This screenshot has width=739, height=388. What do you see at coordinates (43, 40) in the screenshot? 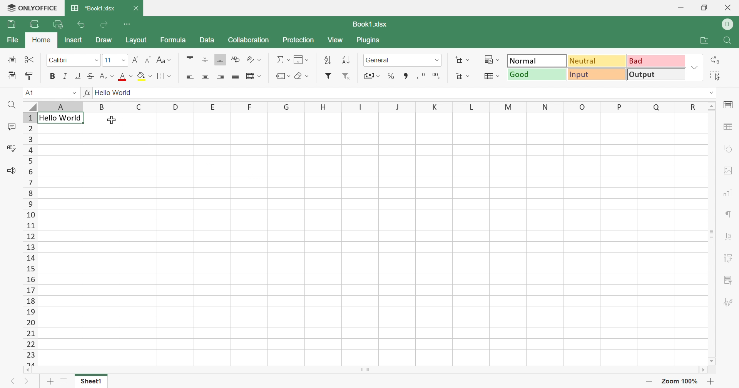
I see `Home` at bounding box center [43, 40].